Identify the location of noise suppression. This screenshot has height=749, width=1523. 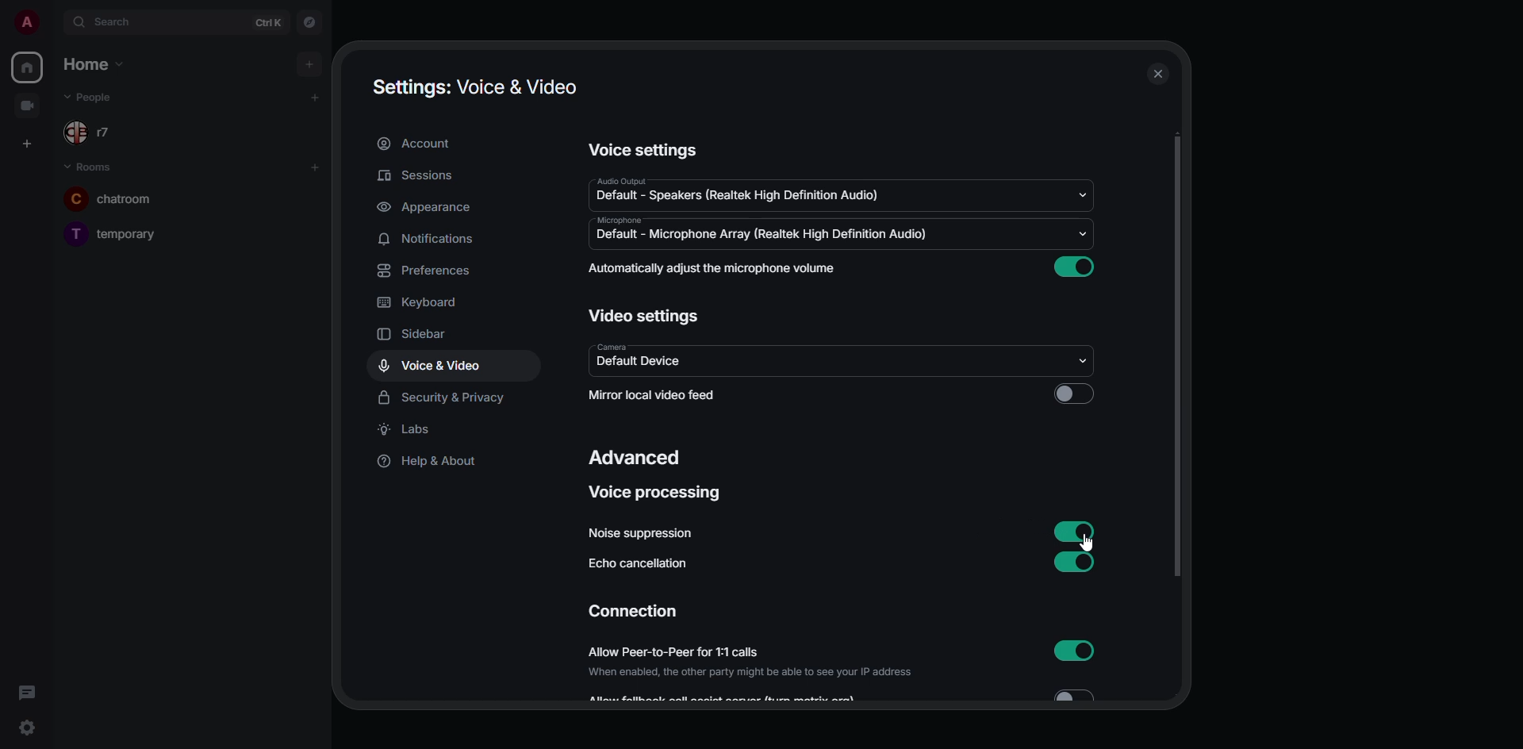
(643, 533).